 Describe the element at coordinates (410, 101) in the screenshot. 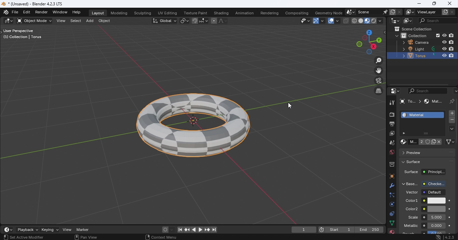

I see `To` at that location.